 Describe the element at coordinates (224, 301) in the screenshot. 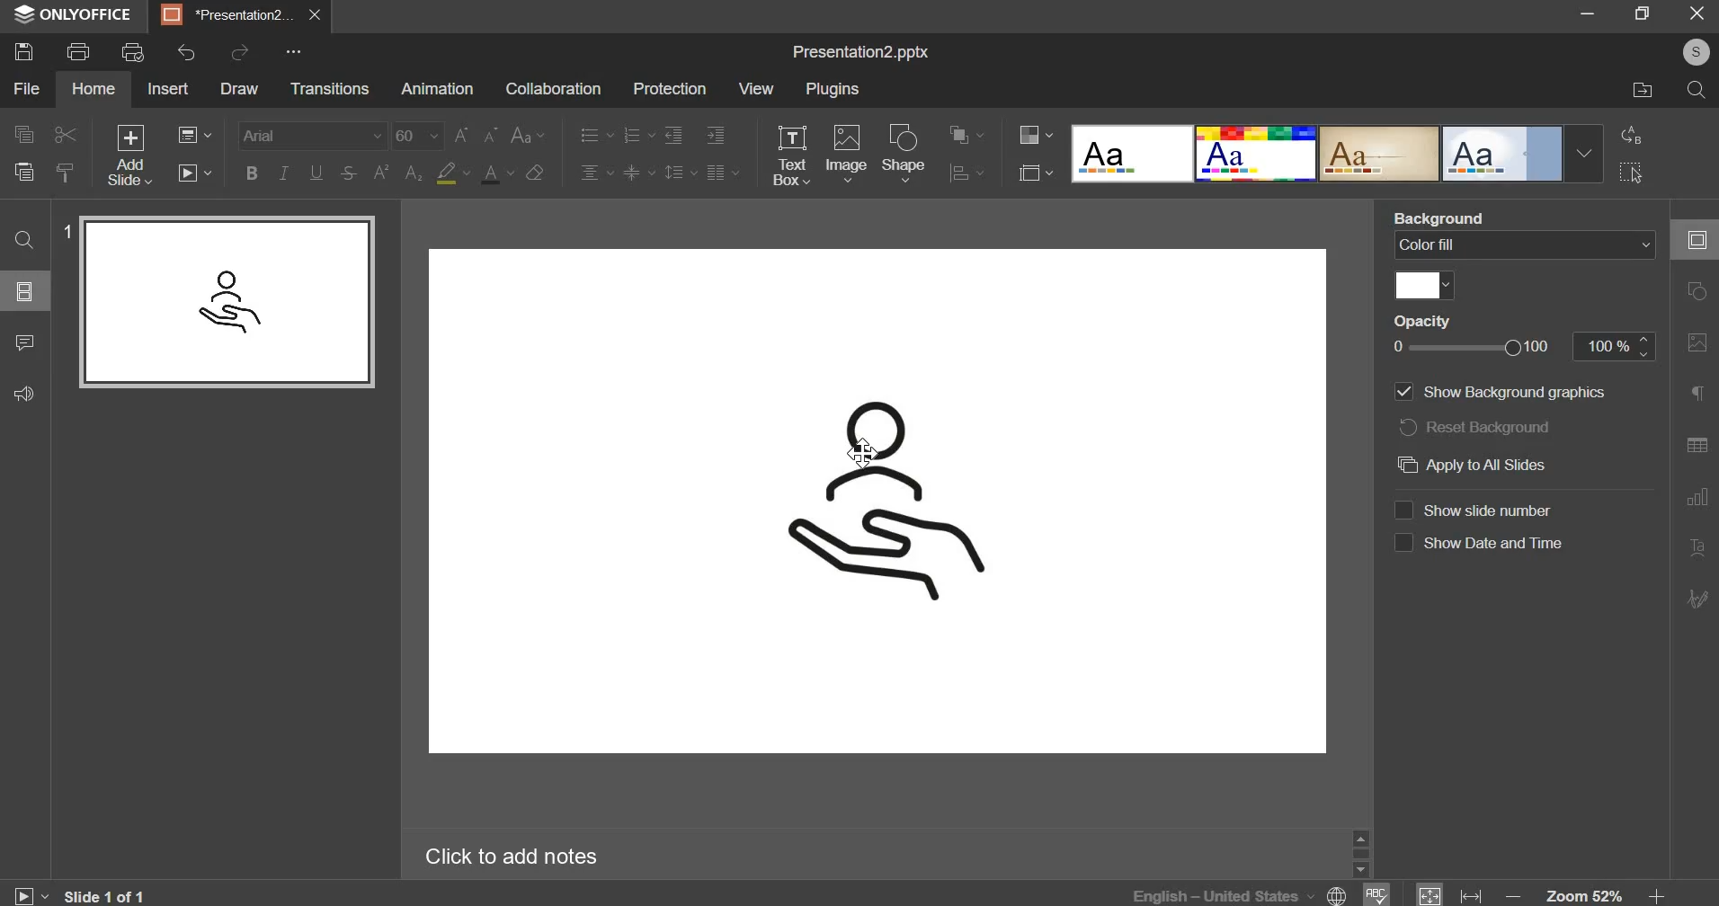

I see `slide preview` at that location.